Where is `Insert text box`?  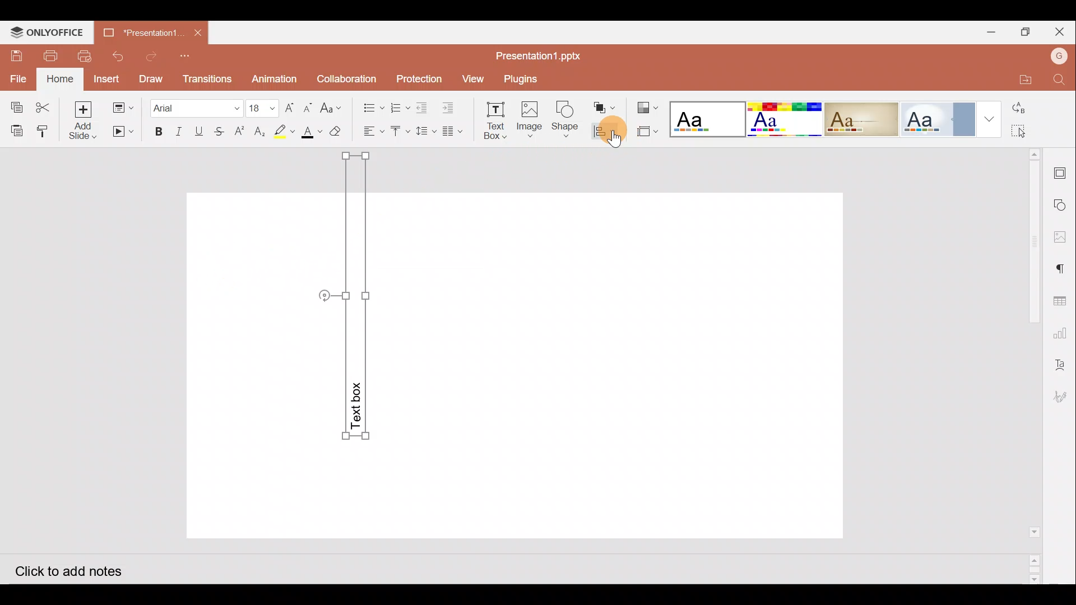
Insert text box is located at coordinates (493, 120).